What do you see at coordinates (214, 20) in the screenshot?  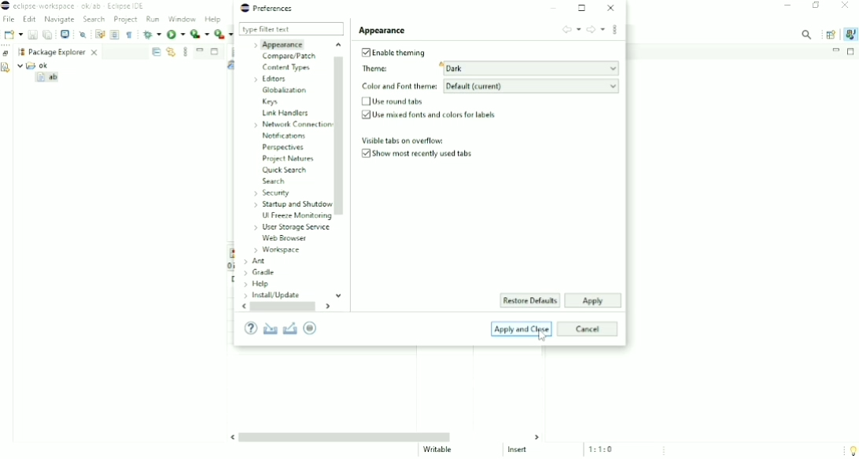 I see `Help` at bounding box center [214, 20].